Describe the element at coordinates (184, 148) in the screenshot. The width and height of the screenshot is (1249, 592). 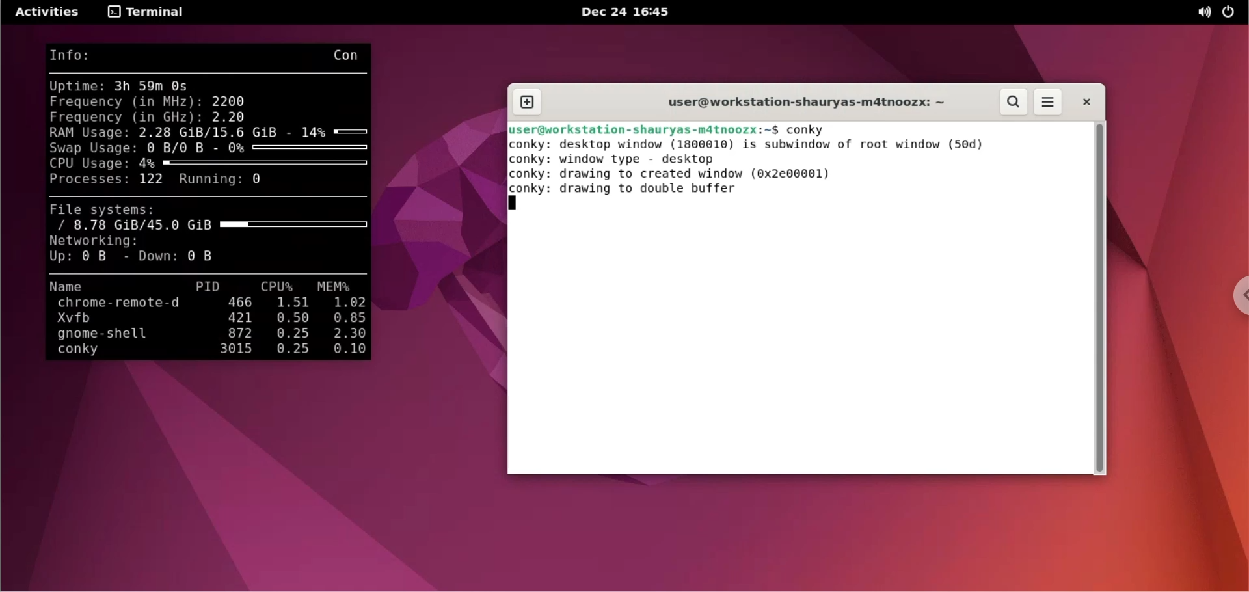
I see `0B/0B` at that location.